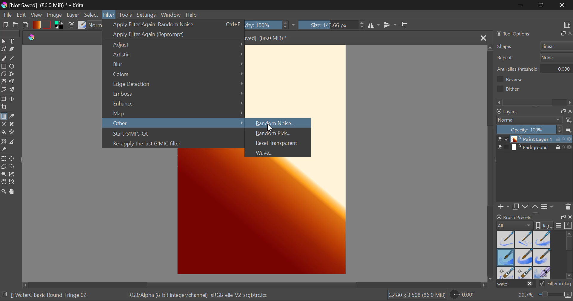 The image size is (573, 301). What do you see at coordinates (482, 38) in the screenshot?
I see `Close Tab` at bounding box center [482, 38].